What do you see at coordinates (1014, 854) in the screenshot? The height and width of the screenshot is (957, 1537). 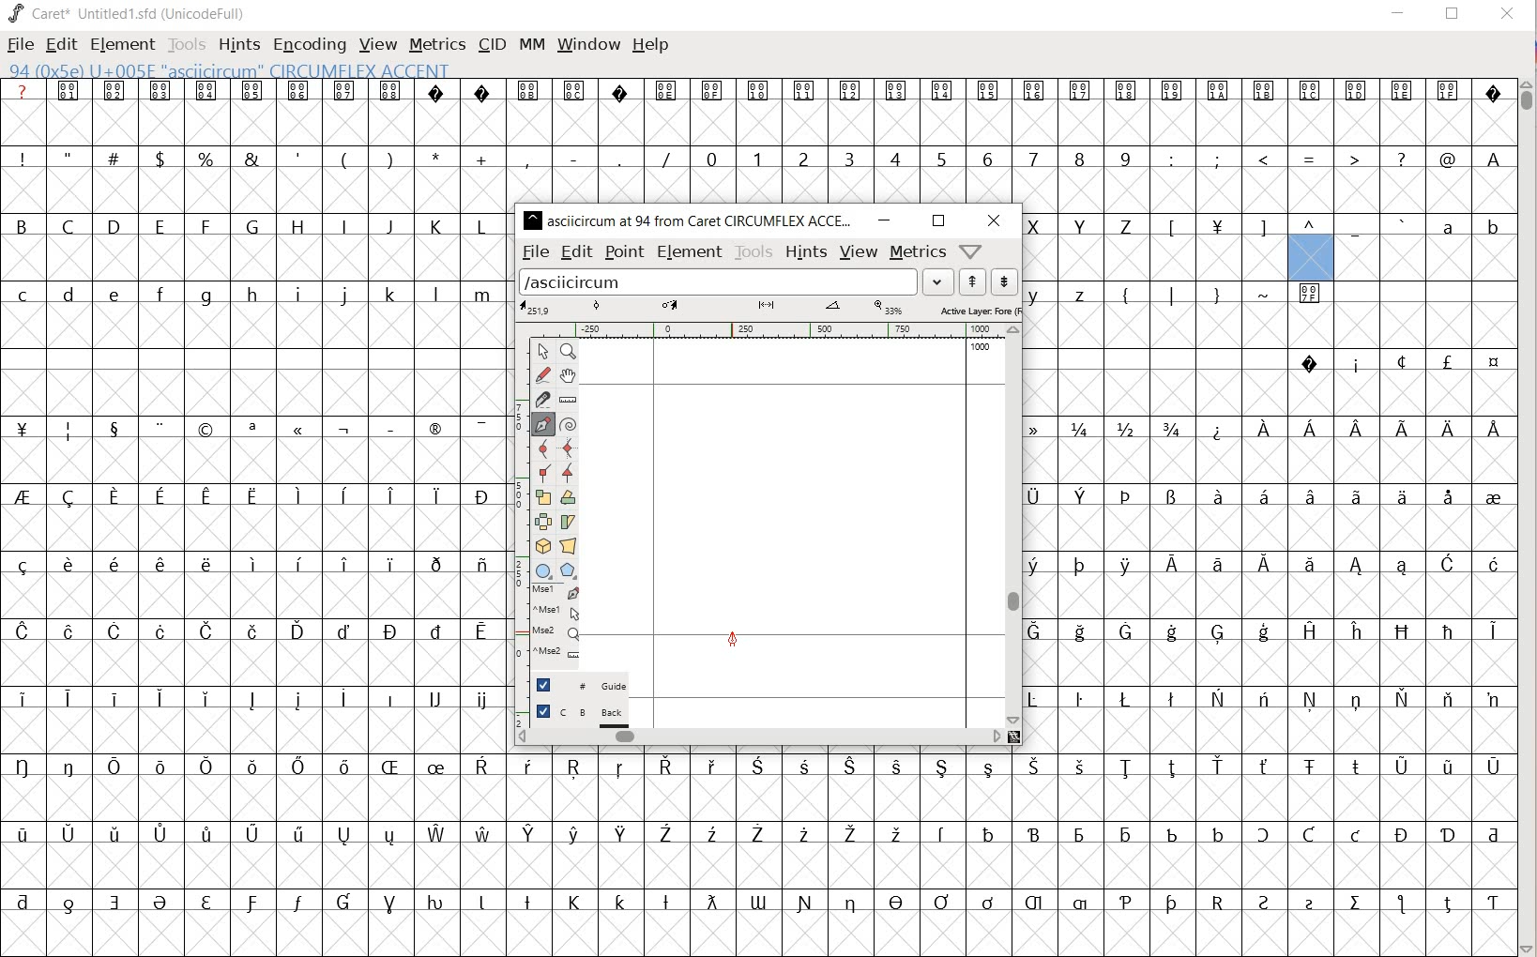 I see `glyph characters` at bounding box center [1014, 854].